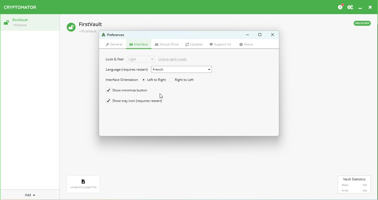 The width and height of the screenshot is (378, 200). What do you see at coordinates (140, 45) in the screenshot?
I see `Interface` at bounding box center [140, 45].